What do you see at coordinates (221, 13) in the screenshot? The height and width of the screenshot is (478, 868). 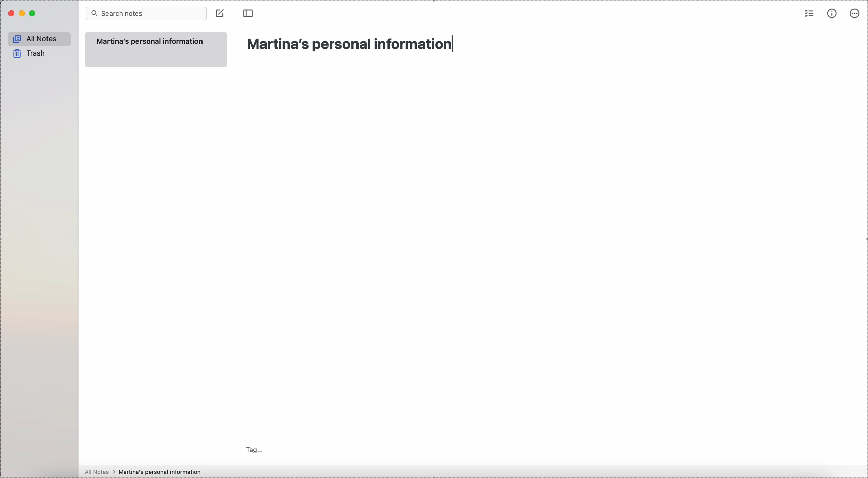 I see `create note` at bounding box center [221, 13].